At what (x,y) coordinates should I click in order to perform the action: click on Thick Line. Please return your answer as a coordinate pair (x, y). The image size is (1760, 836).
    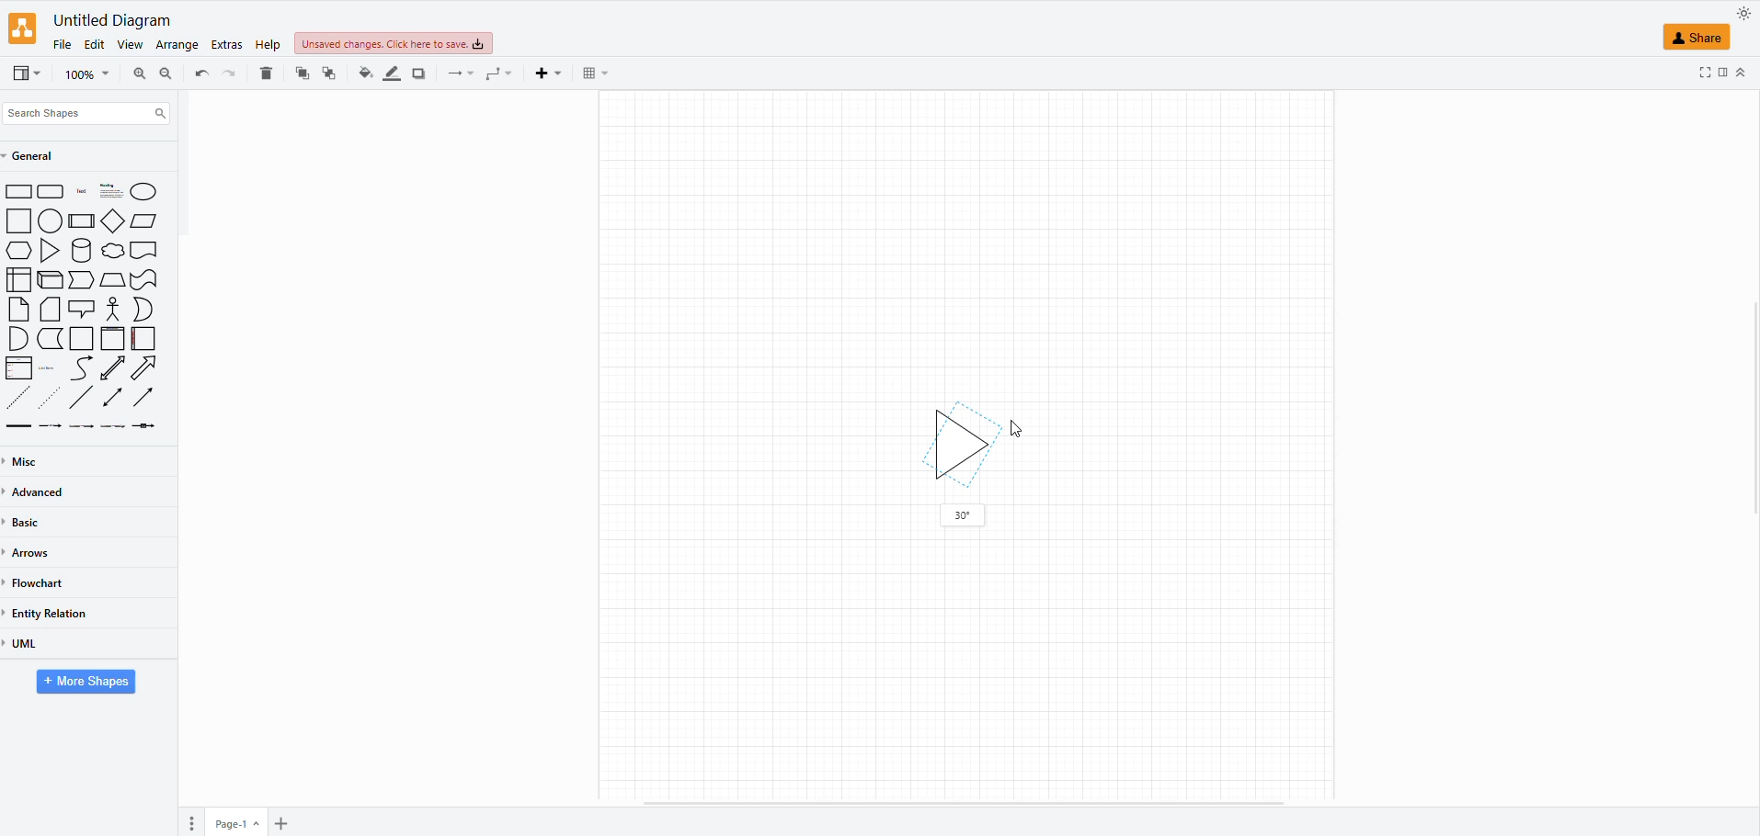
    Looking at the image, I should click on (18, 426).